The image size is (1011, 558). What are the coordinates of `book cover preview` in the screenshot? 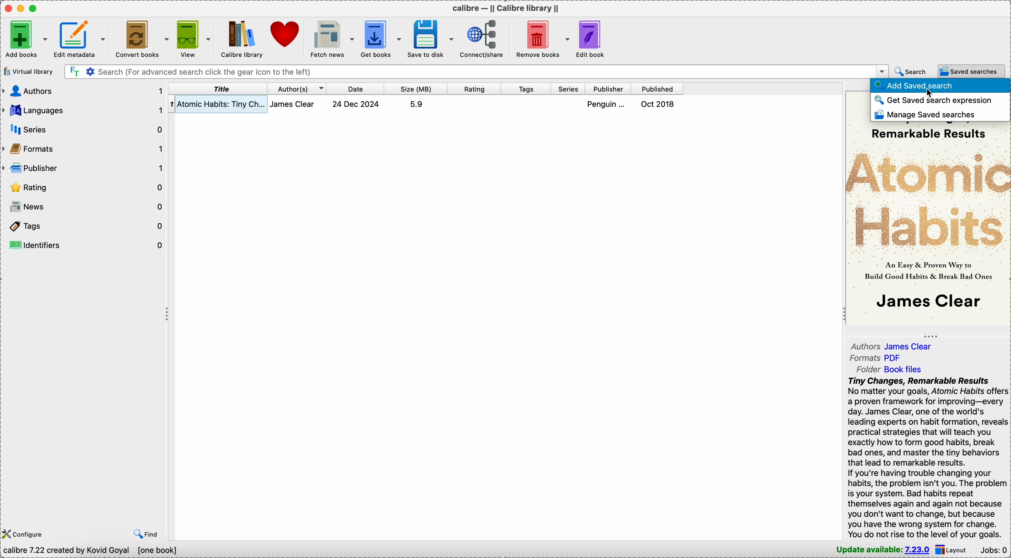 It's located at (927, 225).